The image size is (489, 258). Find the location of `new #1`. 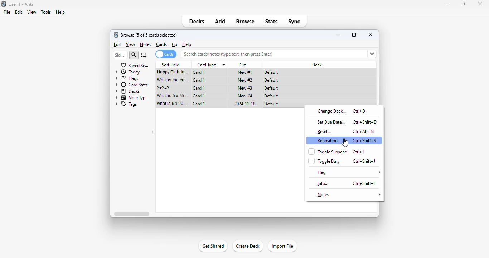

new #1 is located at coordinates (245, 72).